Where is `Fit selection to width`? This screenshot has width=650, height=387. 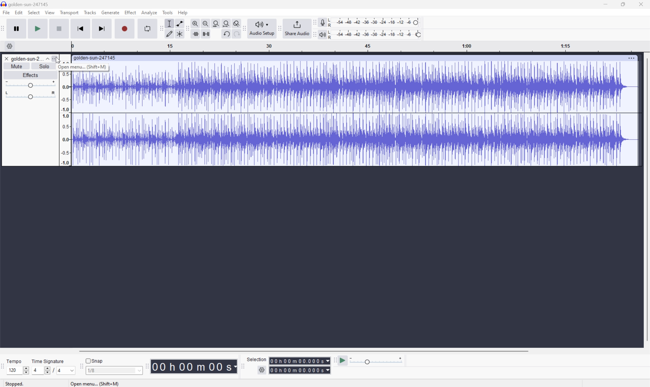
Fit selection to width is located at coordinates (215, 23).